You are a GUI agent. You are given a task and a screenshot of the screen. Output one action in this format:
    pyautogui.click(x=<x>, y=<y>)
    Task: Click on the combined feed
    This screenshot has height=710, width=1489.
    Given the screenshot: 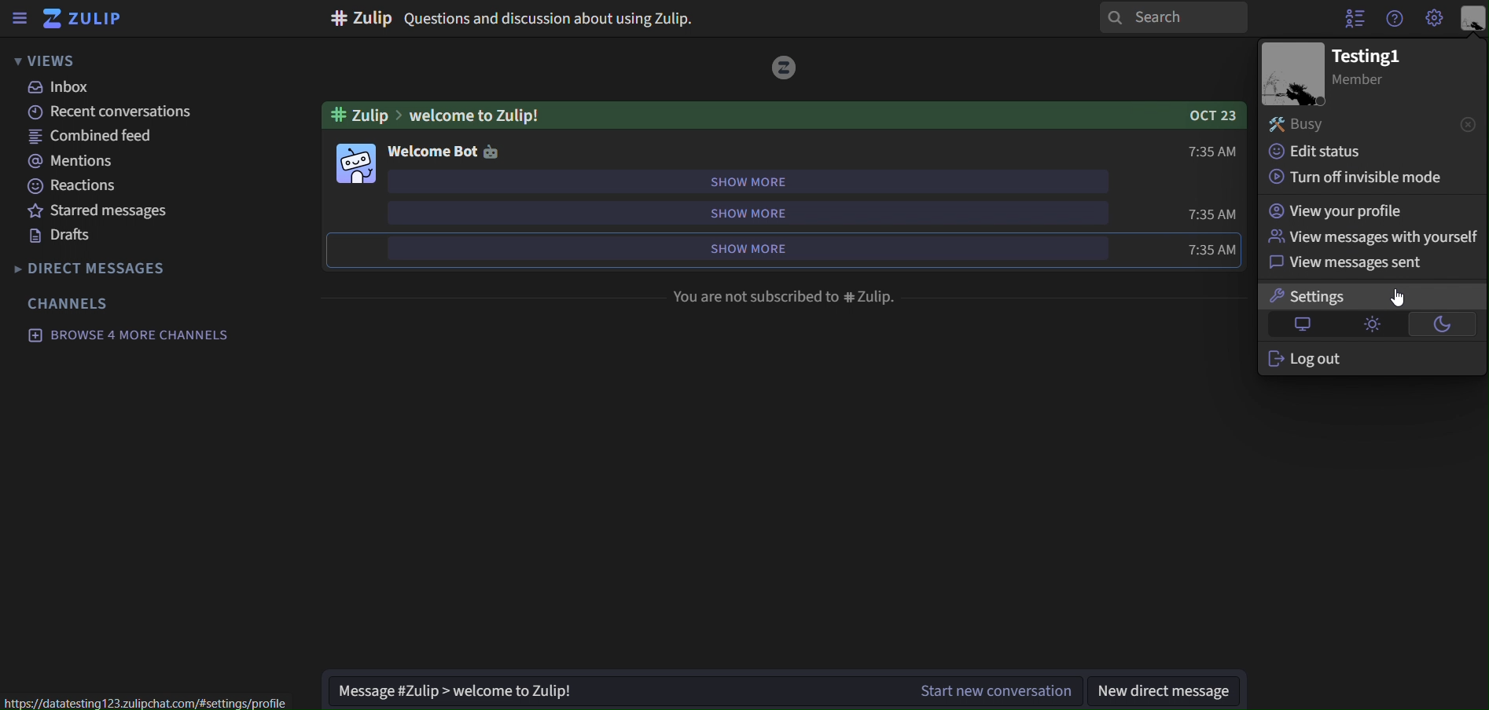 What is the action you would take?
    pyautogui.click(x=92, y=138)
    